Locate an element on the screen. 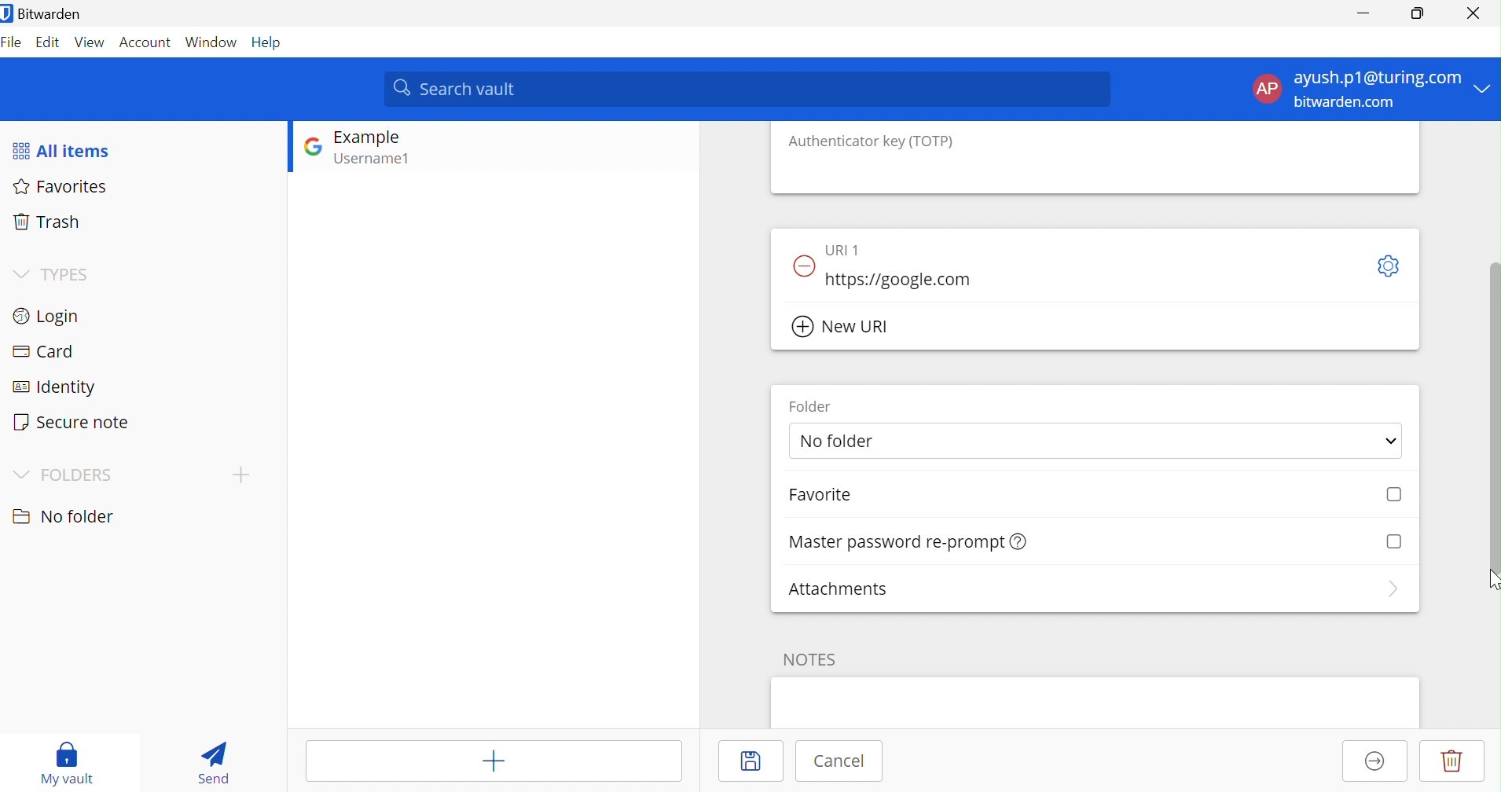 The height and width of the screenshot is (792, 1501). Remove is located at coordinates (802, 266).